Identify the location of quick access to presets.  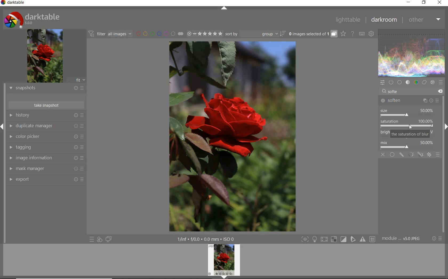
(92, 239).